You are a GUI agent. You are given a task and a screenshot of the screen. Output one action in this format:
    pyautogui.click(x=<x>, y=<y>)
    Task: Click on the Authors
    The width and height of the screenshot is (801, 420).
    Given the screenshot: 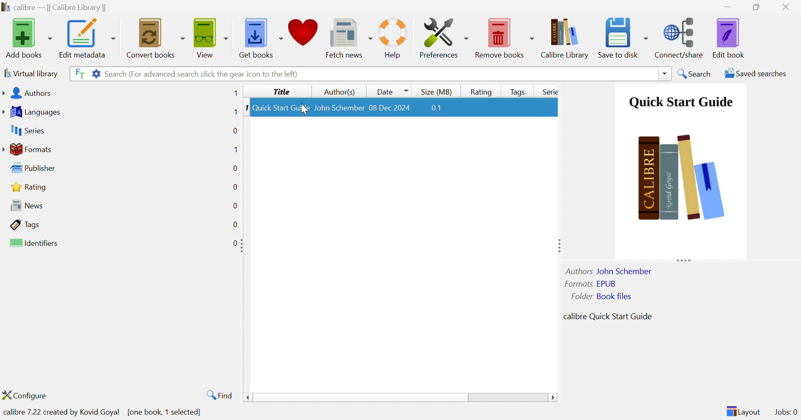 What is the action you would take?
    pyautogui.click(x=27, y=92)
    